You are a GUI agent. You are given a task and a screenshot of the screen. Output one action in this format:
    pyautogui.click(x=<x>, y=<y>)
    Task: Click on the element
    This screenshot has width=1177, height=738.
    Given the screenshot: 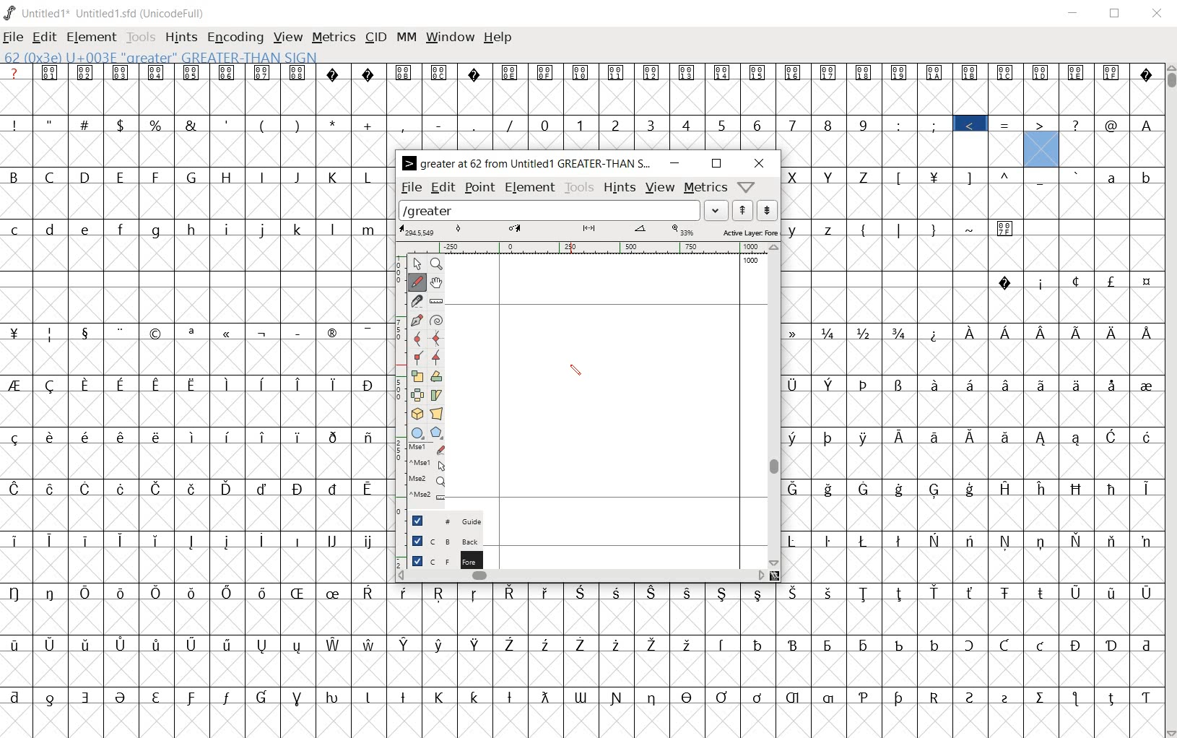 What is the action you would take?
    pyautogui.click(x=92, y=38)
    